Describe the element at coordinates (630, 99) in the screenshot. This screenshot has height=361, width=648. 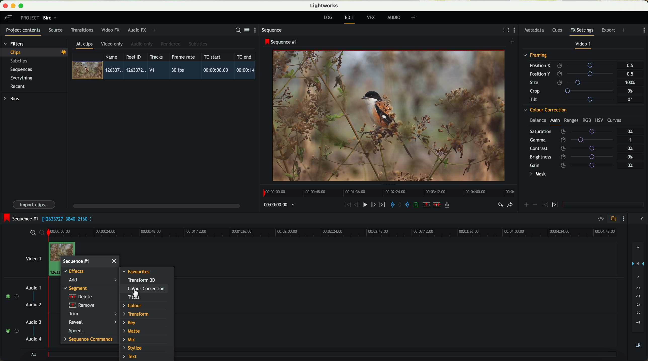
I see `0°` at that location.